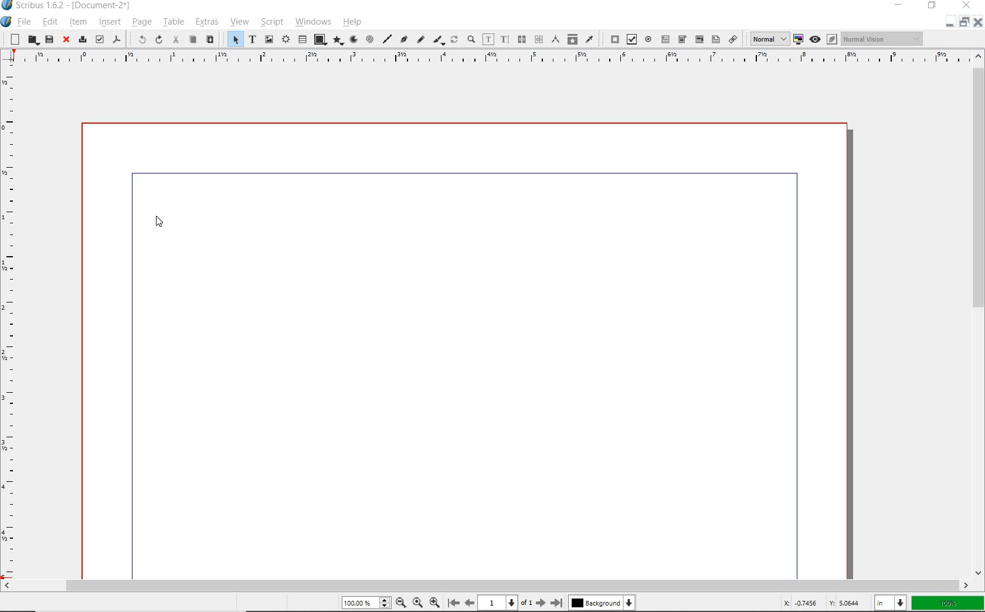  Describe the element at coordinates (821, 604) in the screenshot. I see `coordinates` at that location.